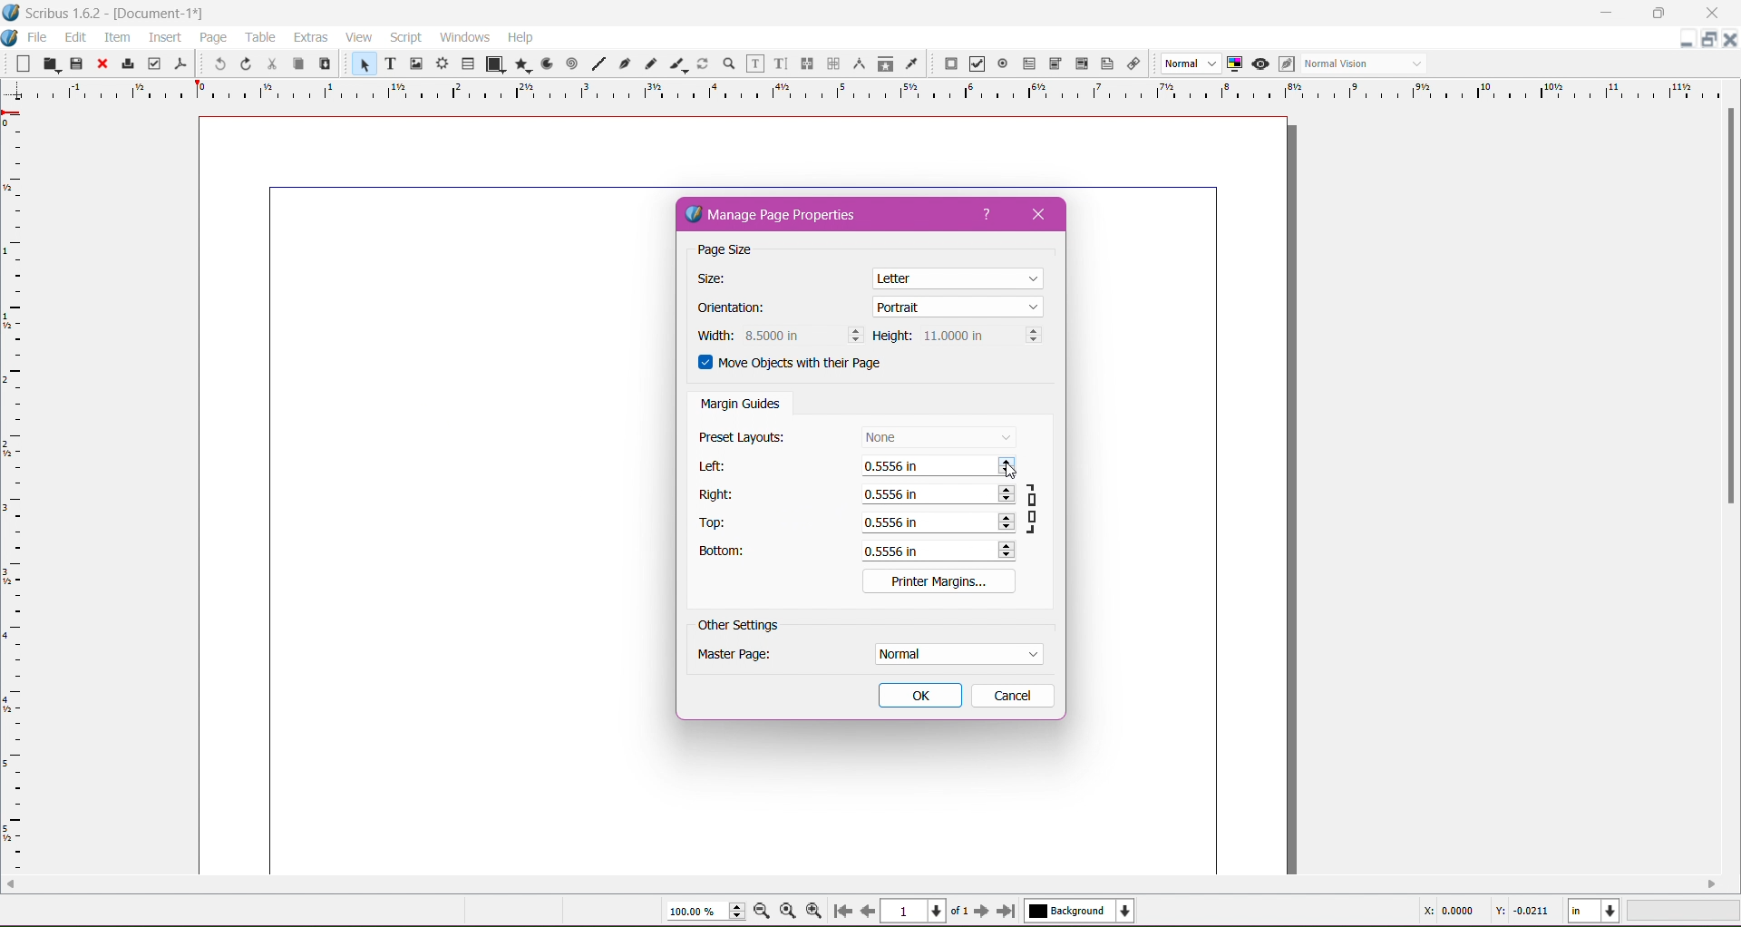 This screenshot has width=1741, height=927. What do you see at coordinates (939, 468) in the screenshot?
I see `Set left margin` at bounding box center [939, 468].